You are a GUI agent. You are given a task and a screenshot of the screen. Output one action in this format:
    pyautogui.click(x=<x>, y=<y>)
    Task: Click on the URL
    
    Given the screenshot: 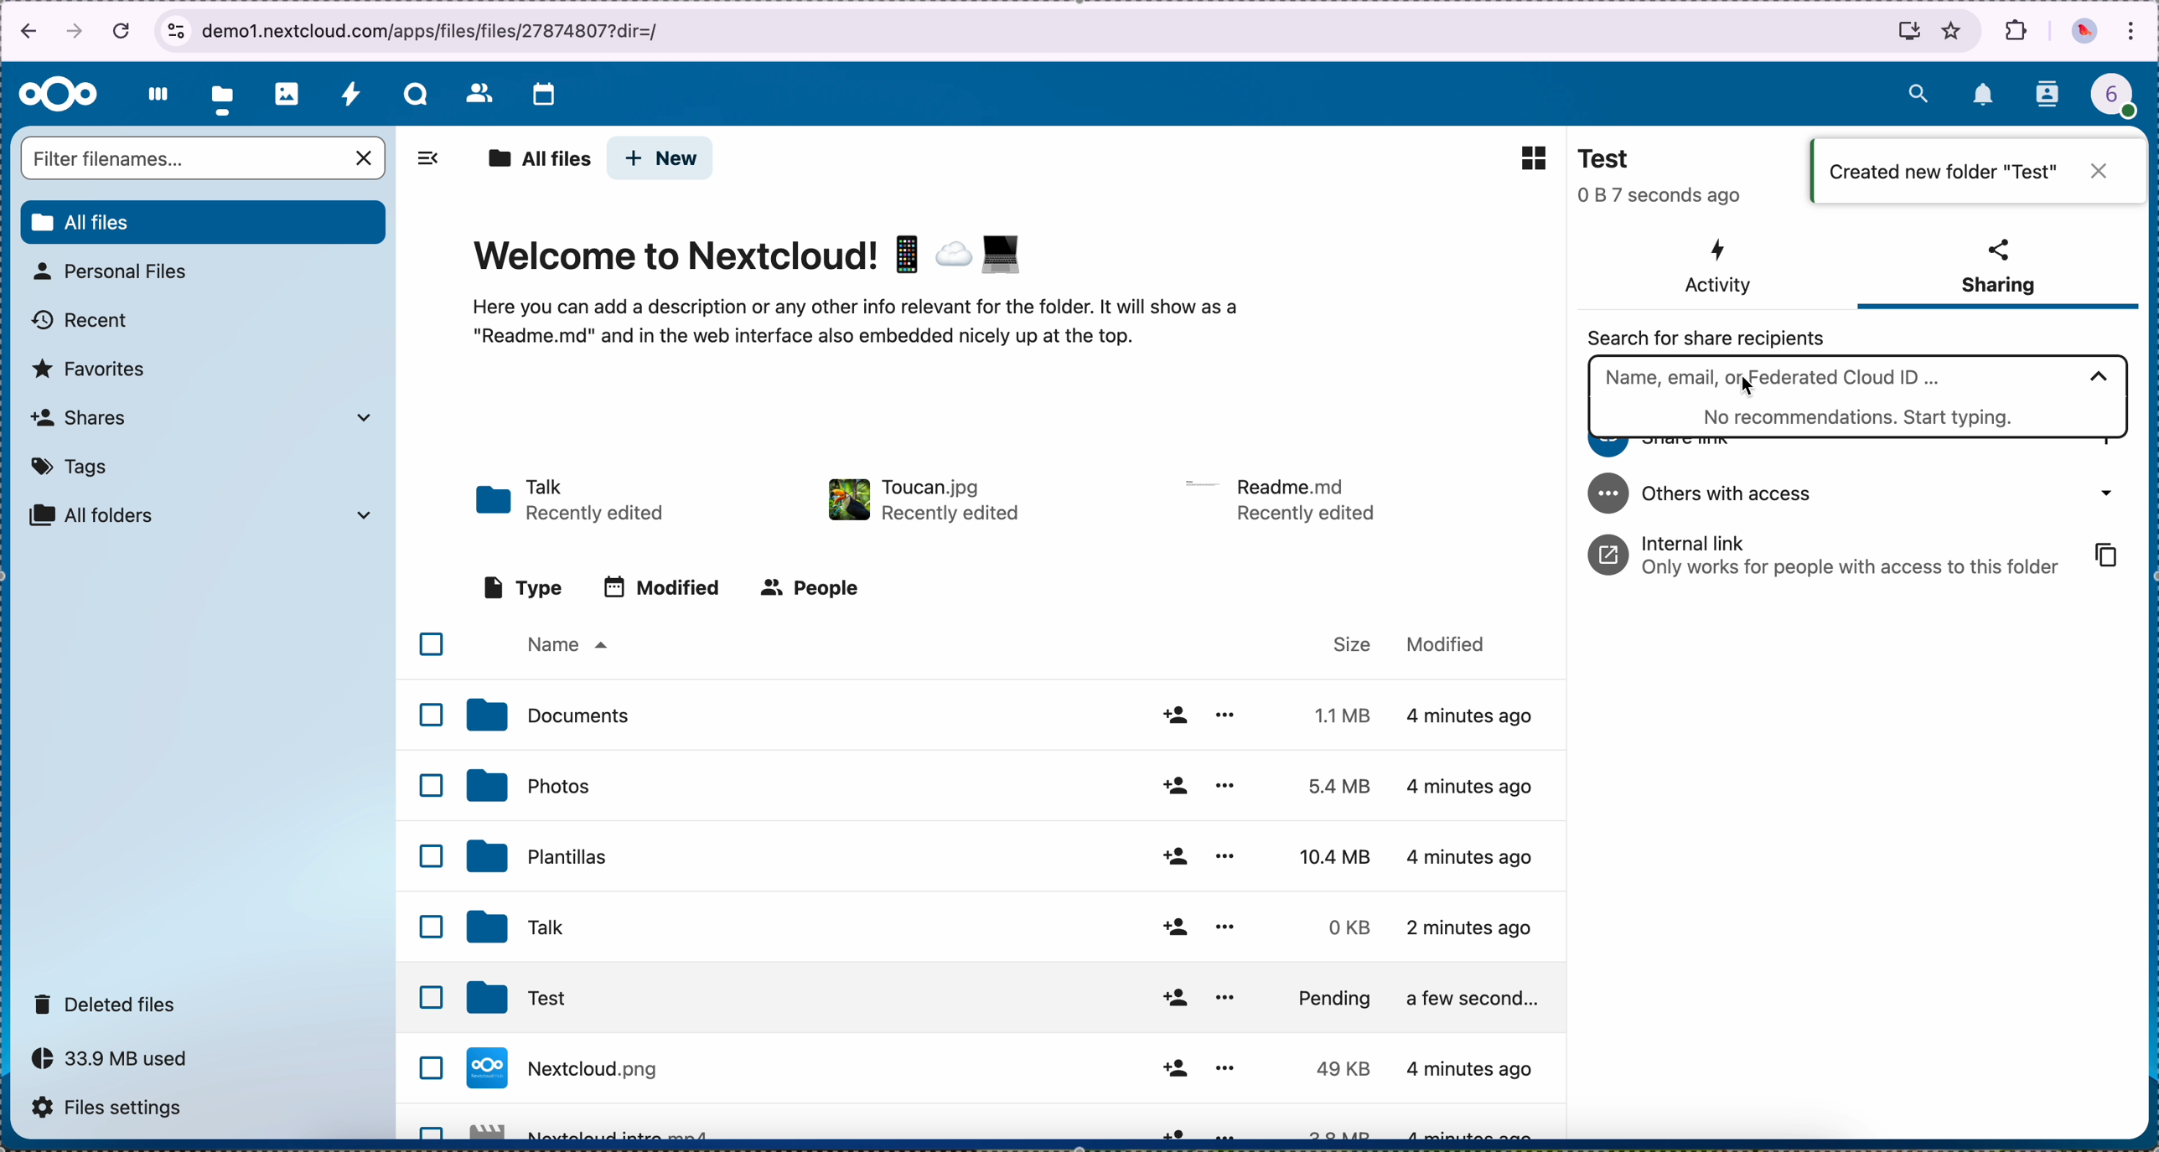 What is the action you would take?
    pyautogui.click(x=443, y=28)
    